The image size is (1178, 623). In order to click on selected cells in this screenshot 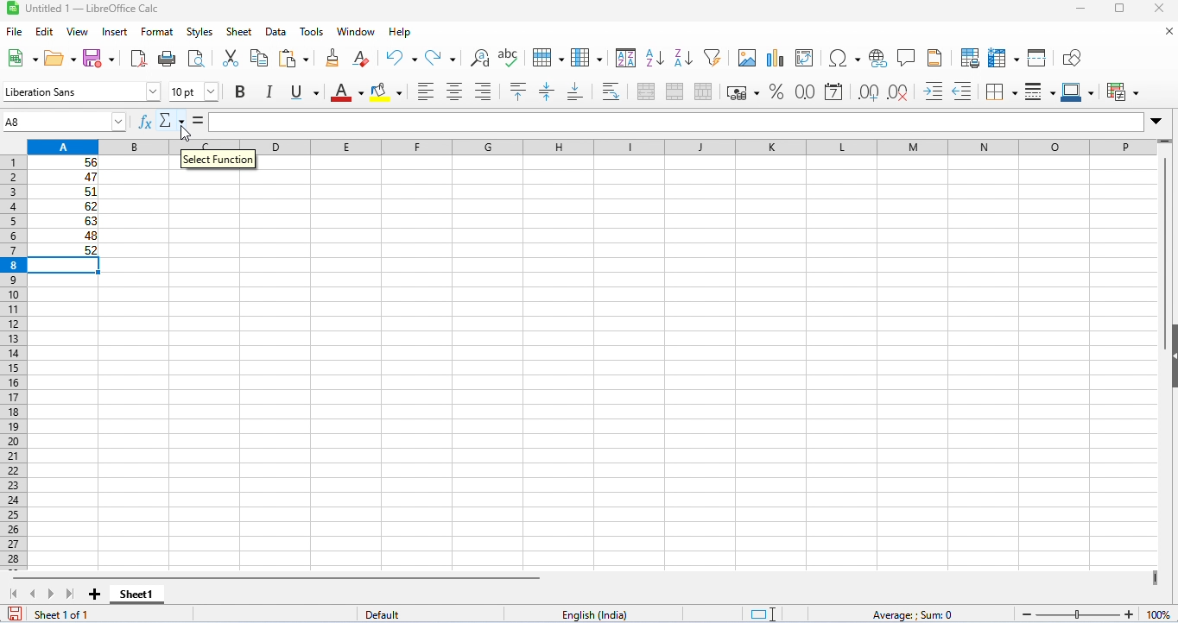, I will do `click(66, 266)`.